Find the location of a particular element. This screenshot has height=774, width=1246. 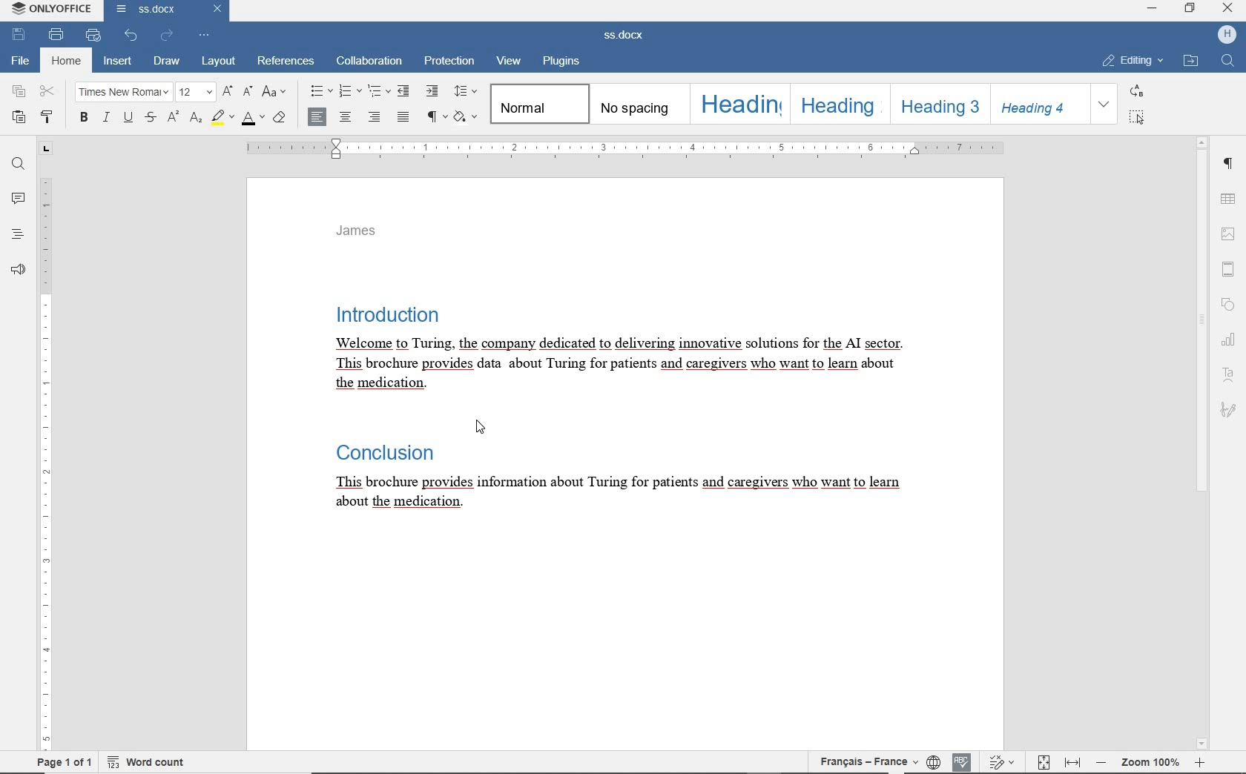

FEEDBACK & SUPPORT is located at coordinates (17, 271).